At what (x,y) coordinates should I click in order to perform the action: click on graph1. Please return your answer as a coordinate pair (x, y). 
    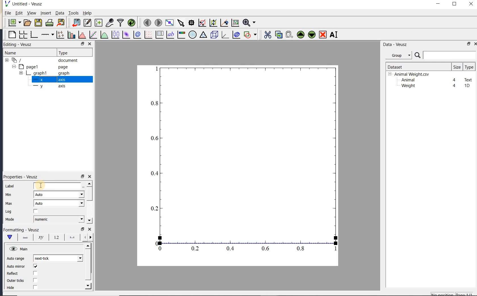
    Looking at the image, I should click on (42, 74).